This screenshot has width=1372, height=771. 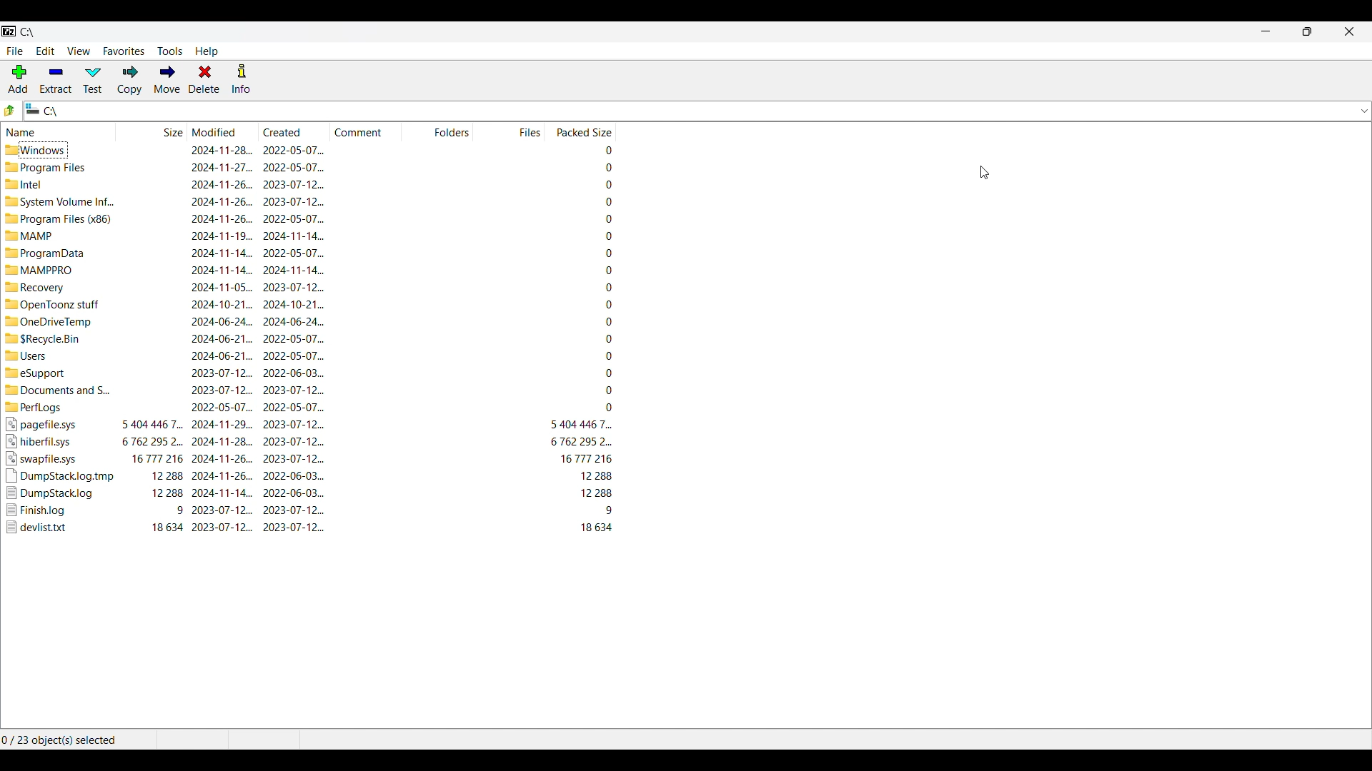 I want to click on $Recycle.Bin, so click(x=51, y=338).